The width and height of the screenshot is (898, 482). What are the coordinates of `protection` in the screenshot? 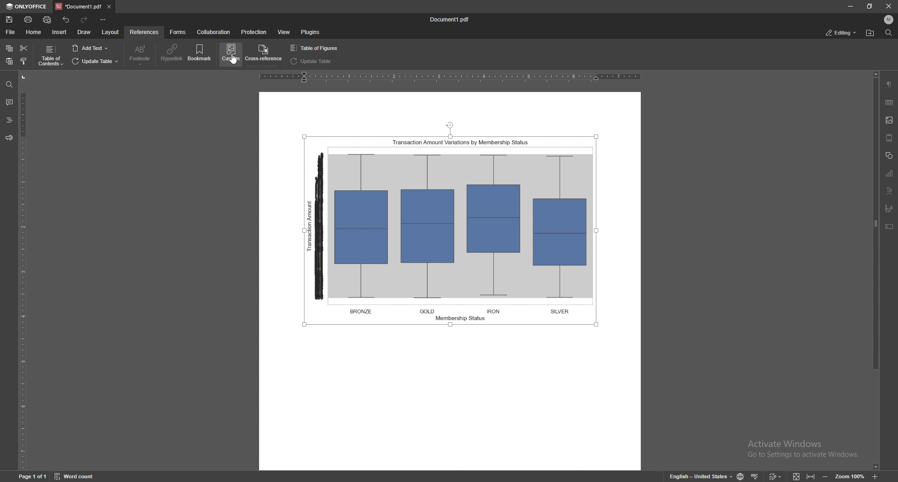 It's located at (253, 32).